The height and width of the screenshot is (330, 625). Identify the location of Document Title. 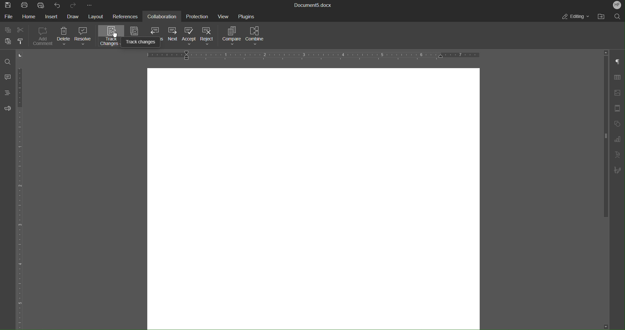
(312, 6).